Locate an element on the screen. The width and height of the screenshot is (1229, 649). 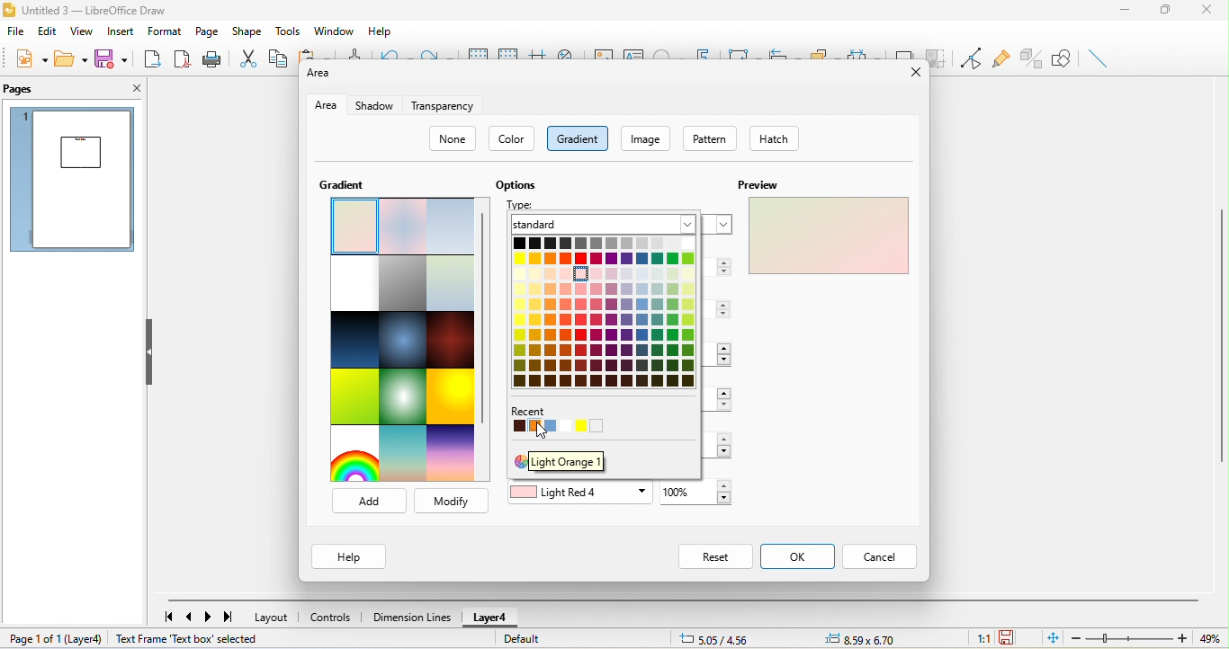
reset is located at coordinates (714, 556).